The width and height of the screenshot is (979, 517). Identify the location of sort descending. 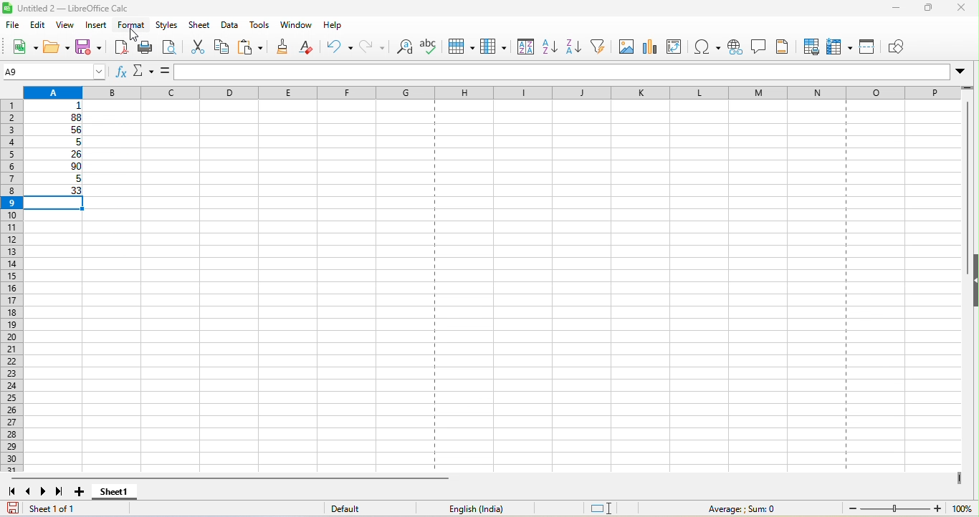
(576, 46).